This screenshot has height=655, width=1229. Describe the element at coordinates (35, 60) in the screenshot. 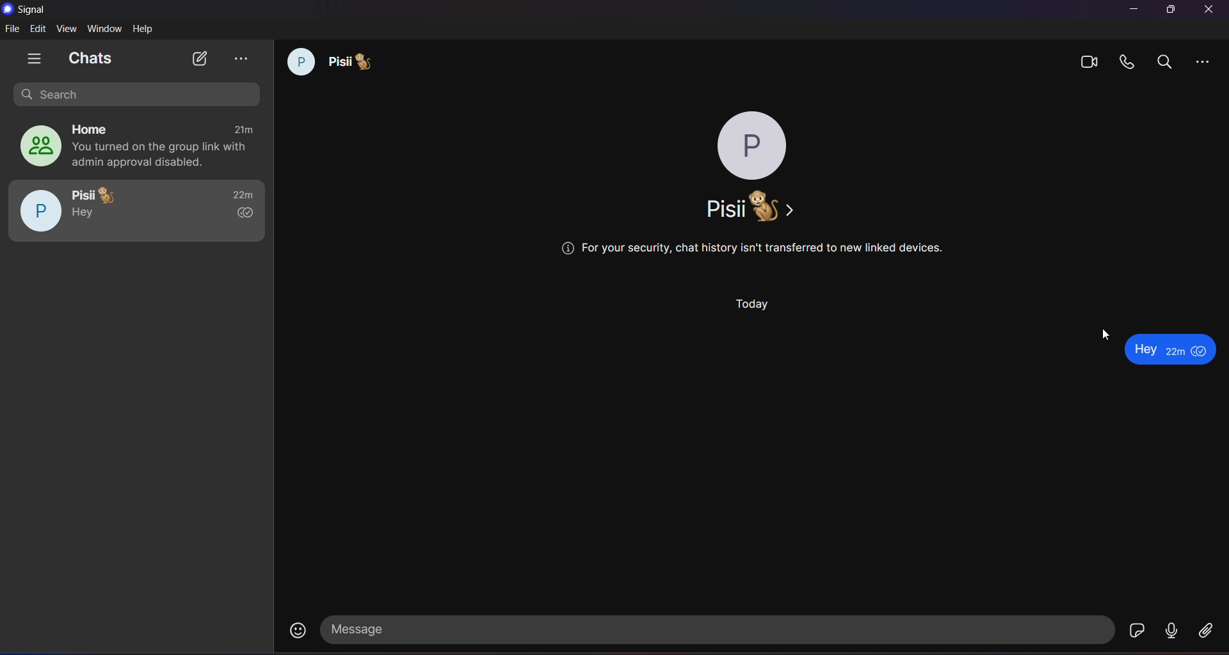

I see `show tabs` at that location.